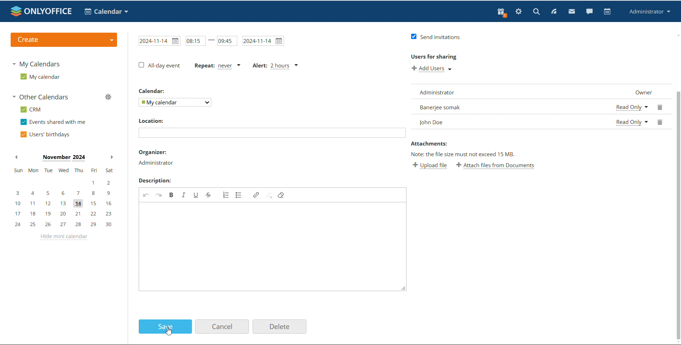 The image size is (681, 345). What do you see at coordinates (429, 143) in the screenshot?
I see `Attachments` at bounding box center [429, 143].